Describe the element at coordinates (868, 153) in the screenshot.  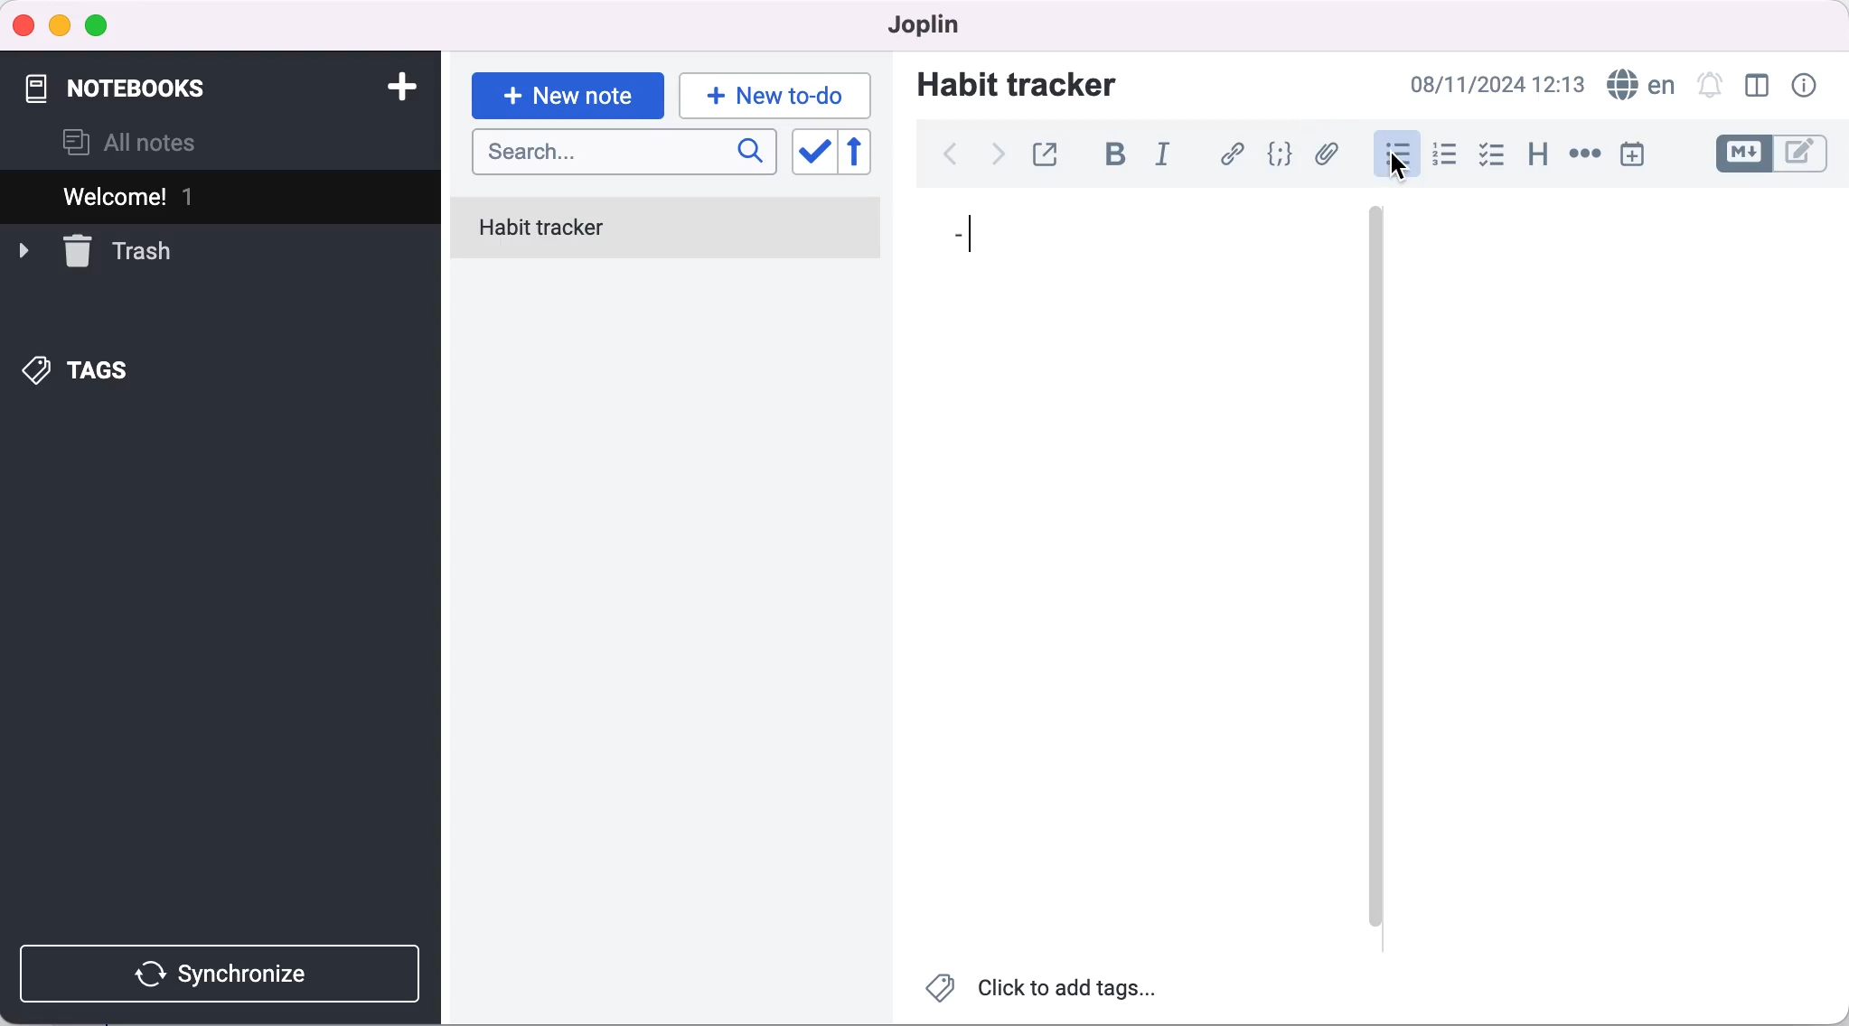
I see `reverse sort order` at that location.